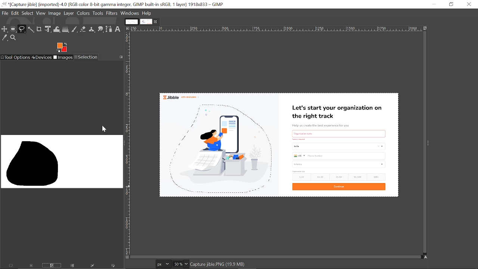  What do you see at coordinates (276, 30) in the screenshot?
I see `Horizontal label` at bounding box center [276, 30].